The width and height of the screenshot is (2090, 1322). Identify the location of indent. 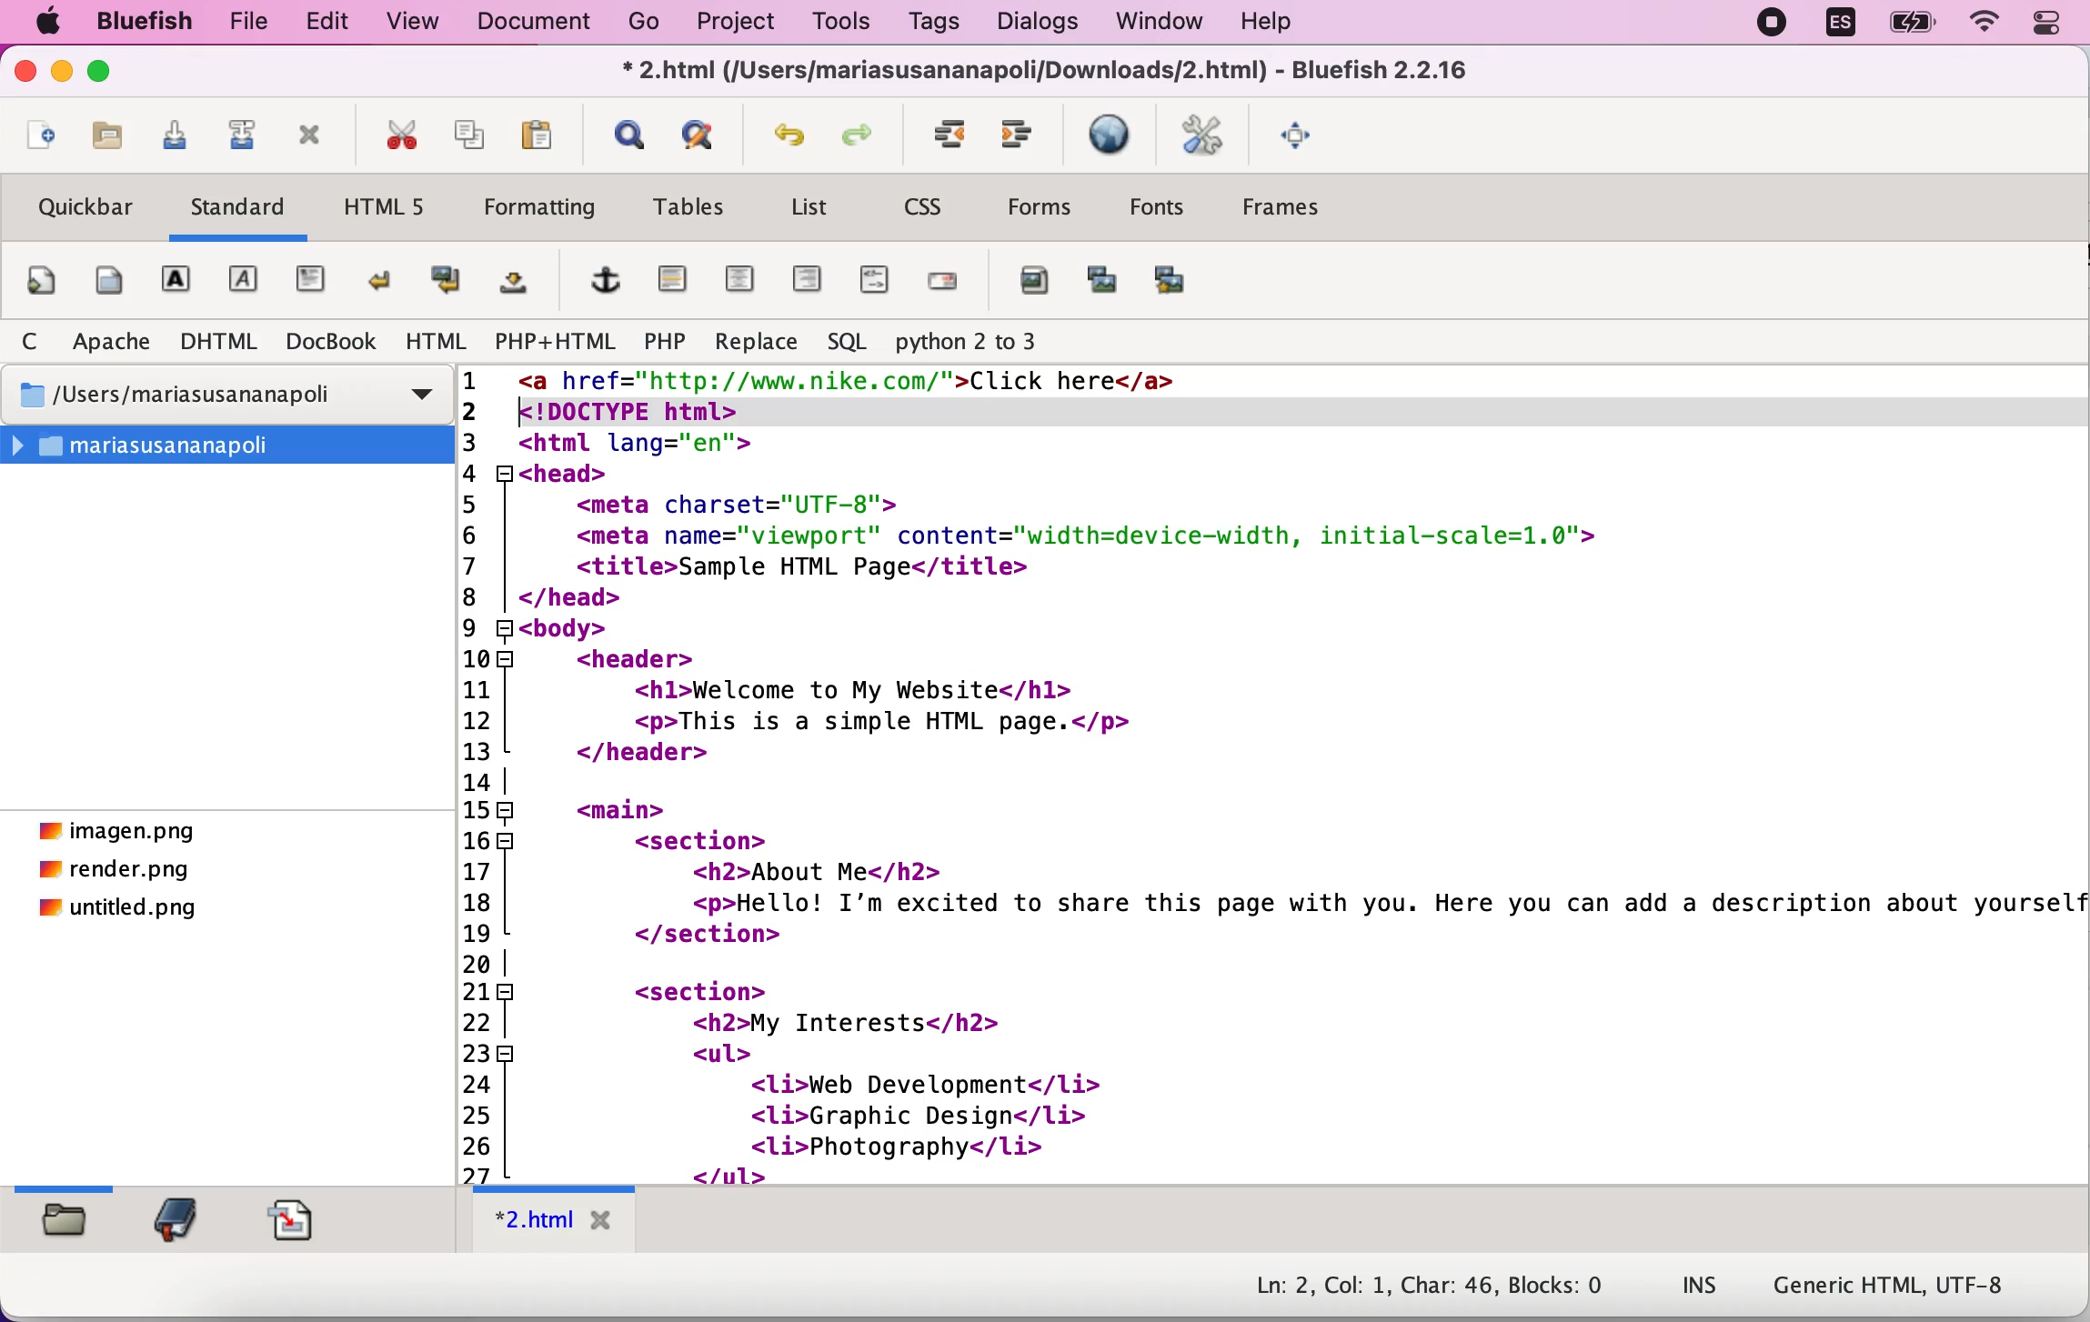
(1024, 137).